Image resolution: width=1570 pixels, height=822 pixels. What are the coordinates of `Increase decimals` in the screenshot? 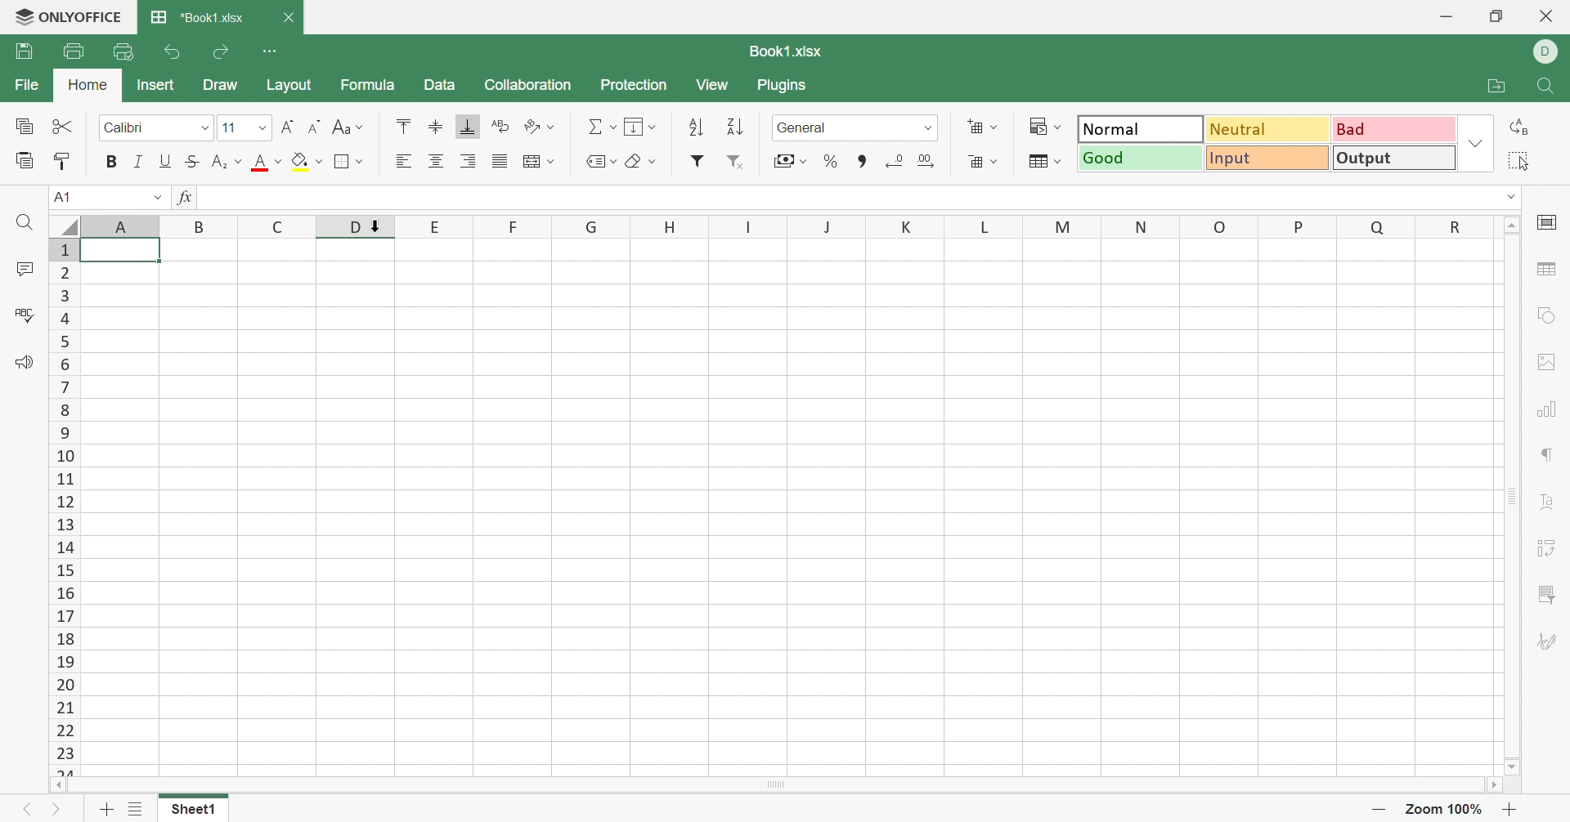 It's located at (892, 162).